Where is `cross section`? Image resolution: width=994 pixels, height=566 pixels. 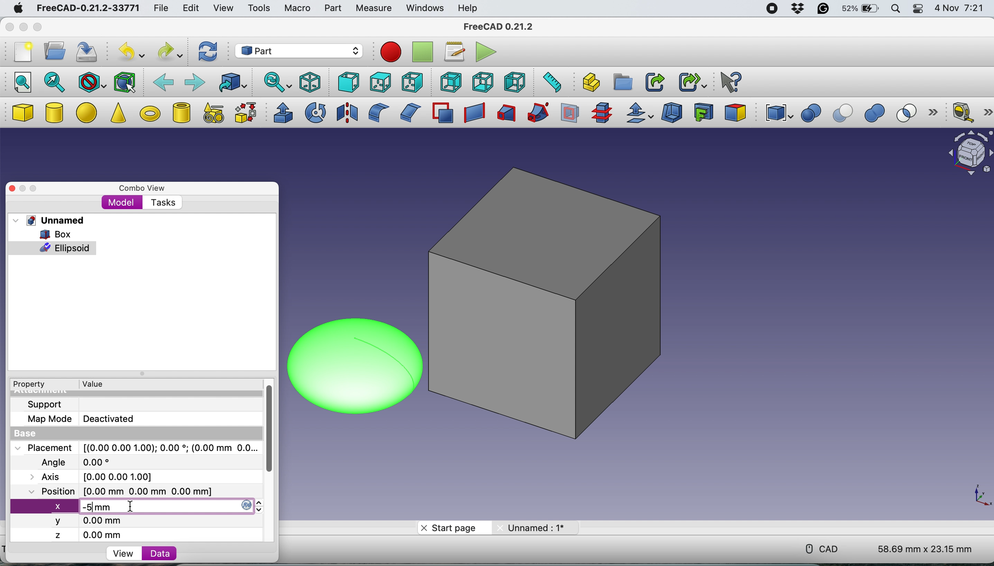
cross section is located at coordinates (602, 113).